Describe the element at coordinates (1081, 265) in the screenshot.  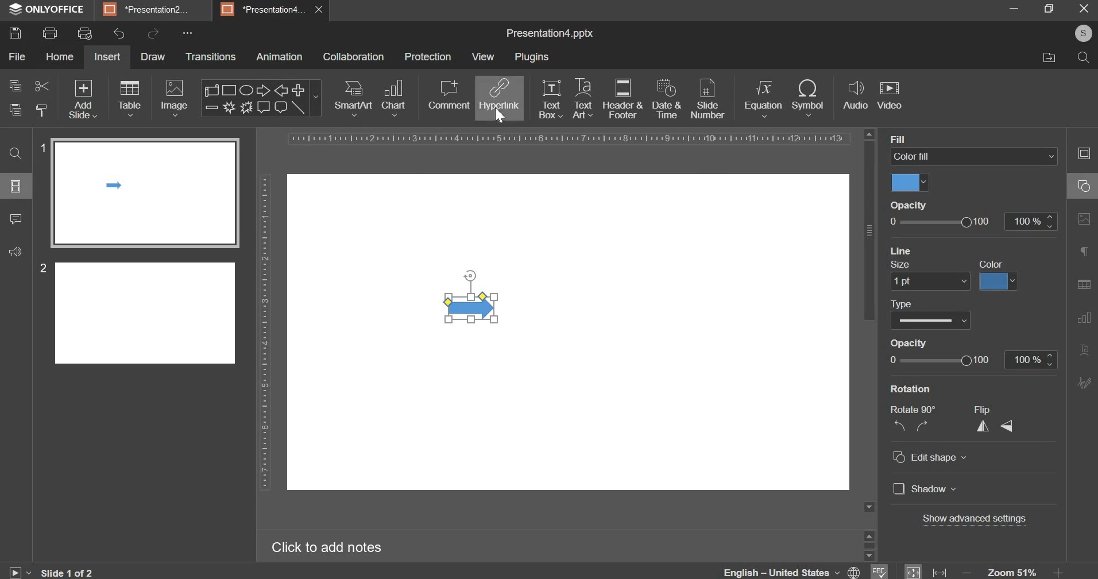
I see `right side bar` at that location.